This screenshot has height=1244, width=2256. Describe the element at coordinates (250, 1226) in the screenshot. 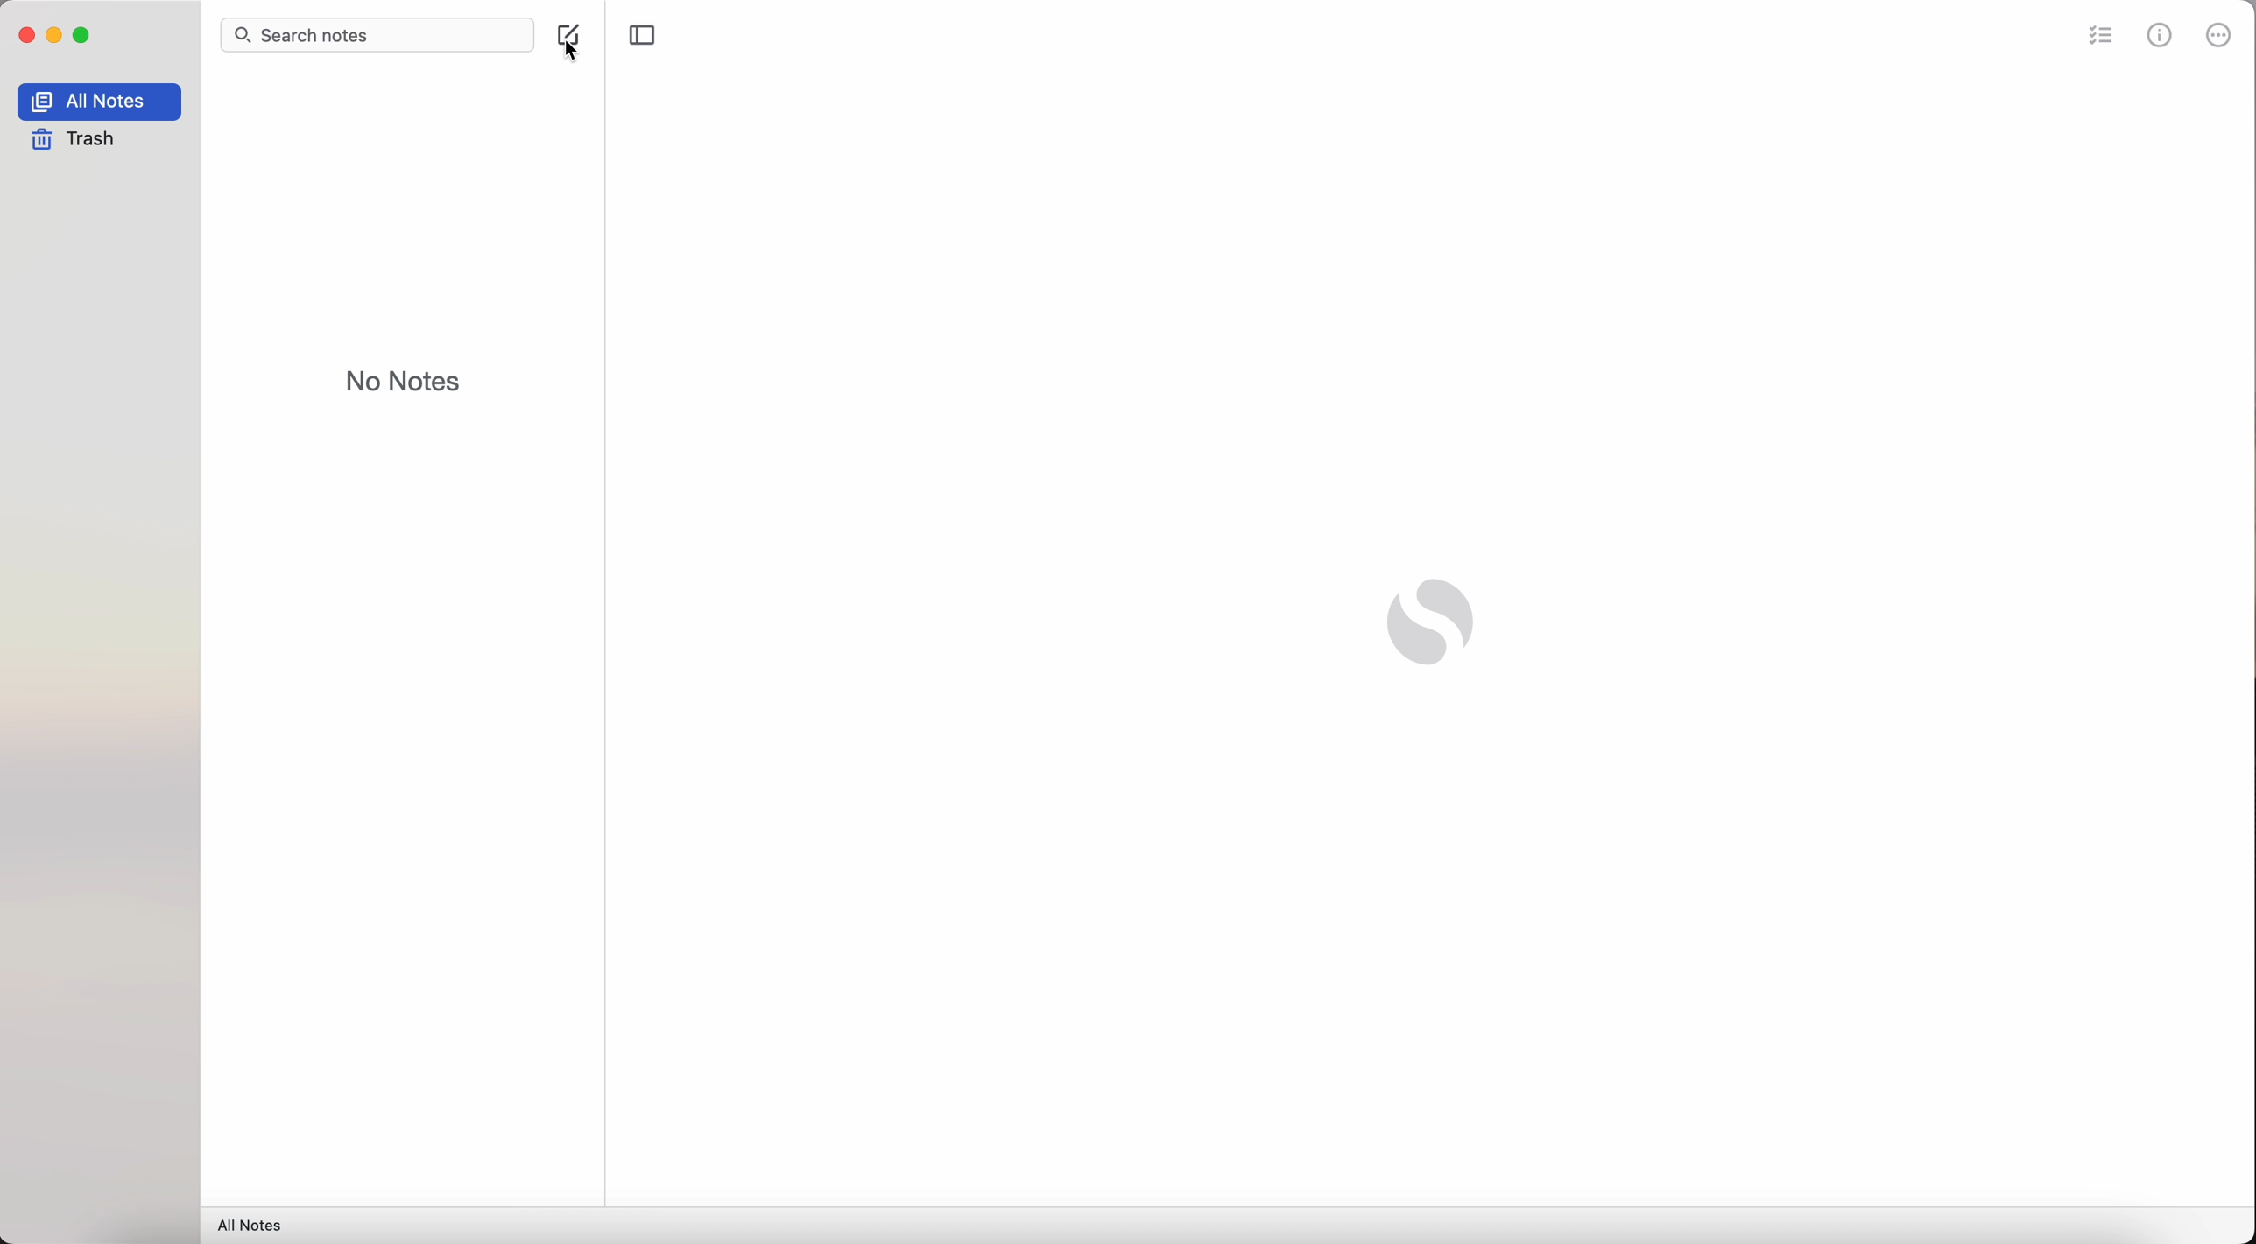

I see `all notes` at that location.